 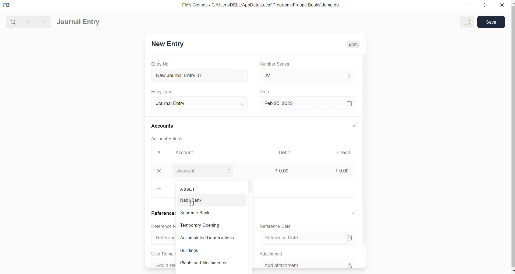 I want to click on search, so click(x=13, y=21).